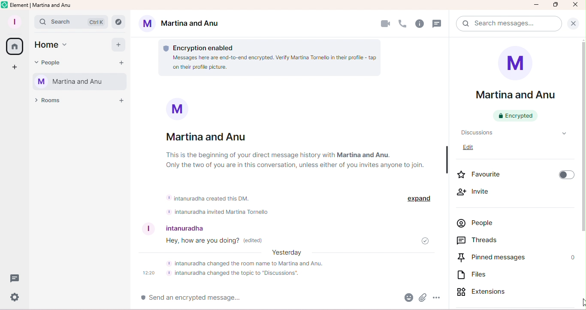 The height and width of the screenshot is (310, 586). I want to click on User, so click(210, 227).